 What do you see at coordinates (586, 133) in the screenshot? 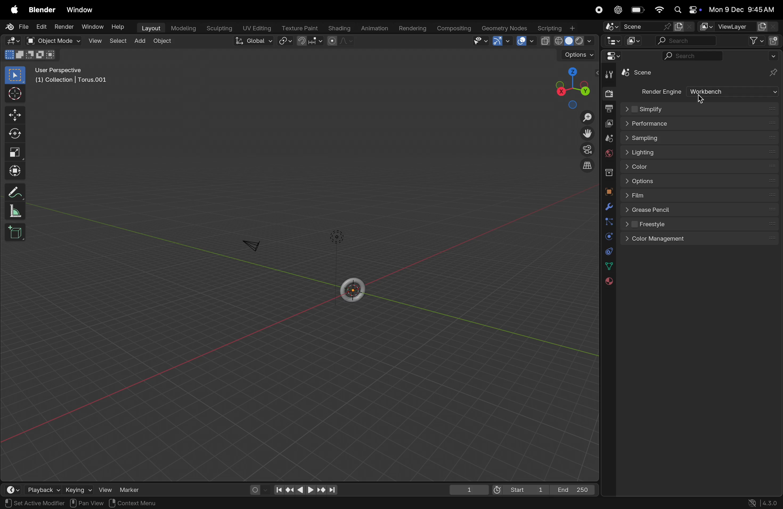
I see `Toggle view` at bounding box center [586, 133].